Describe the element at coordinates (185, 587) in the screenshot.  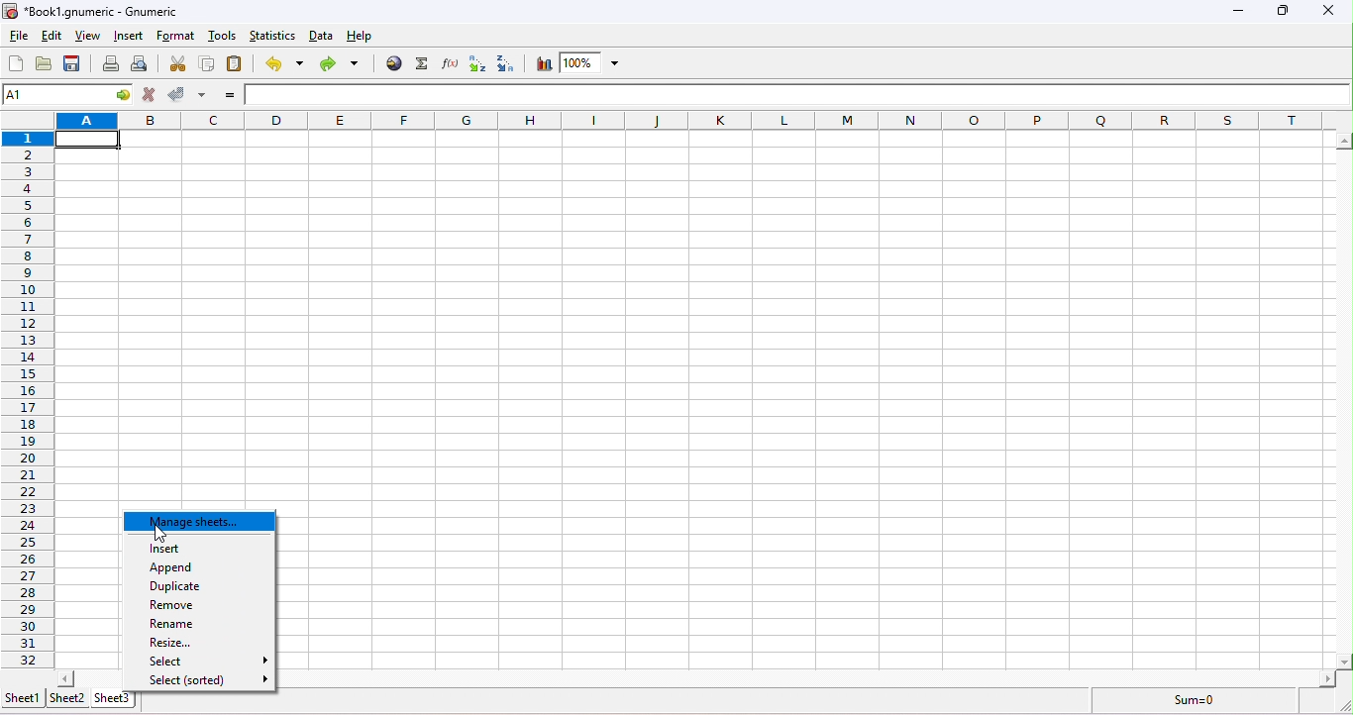
I see `duplicate` at that location.